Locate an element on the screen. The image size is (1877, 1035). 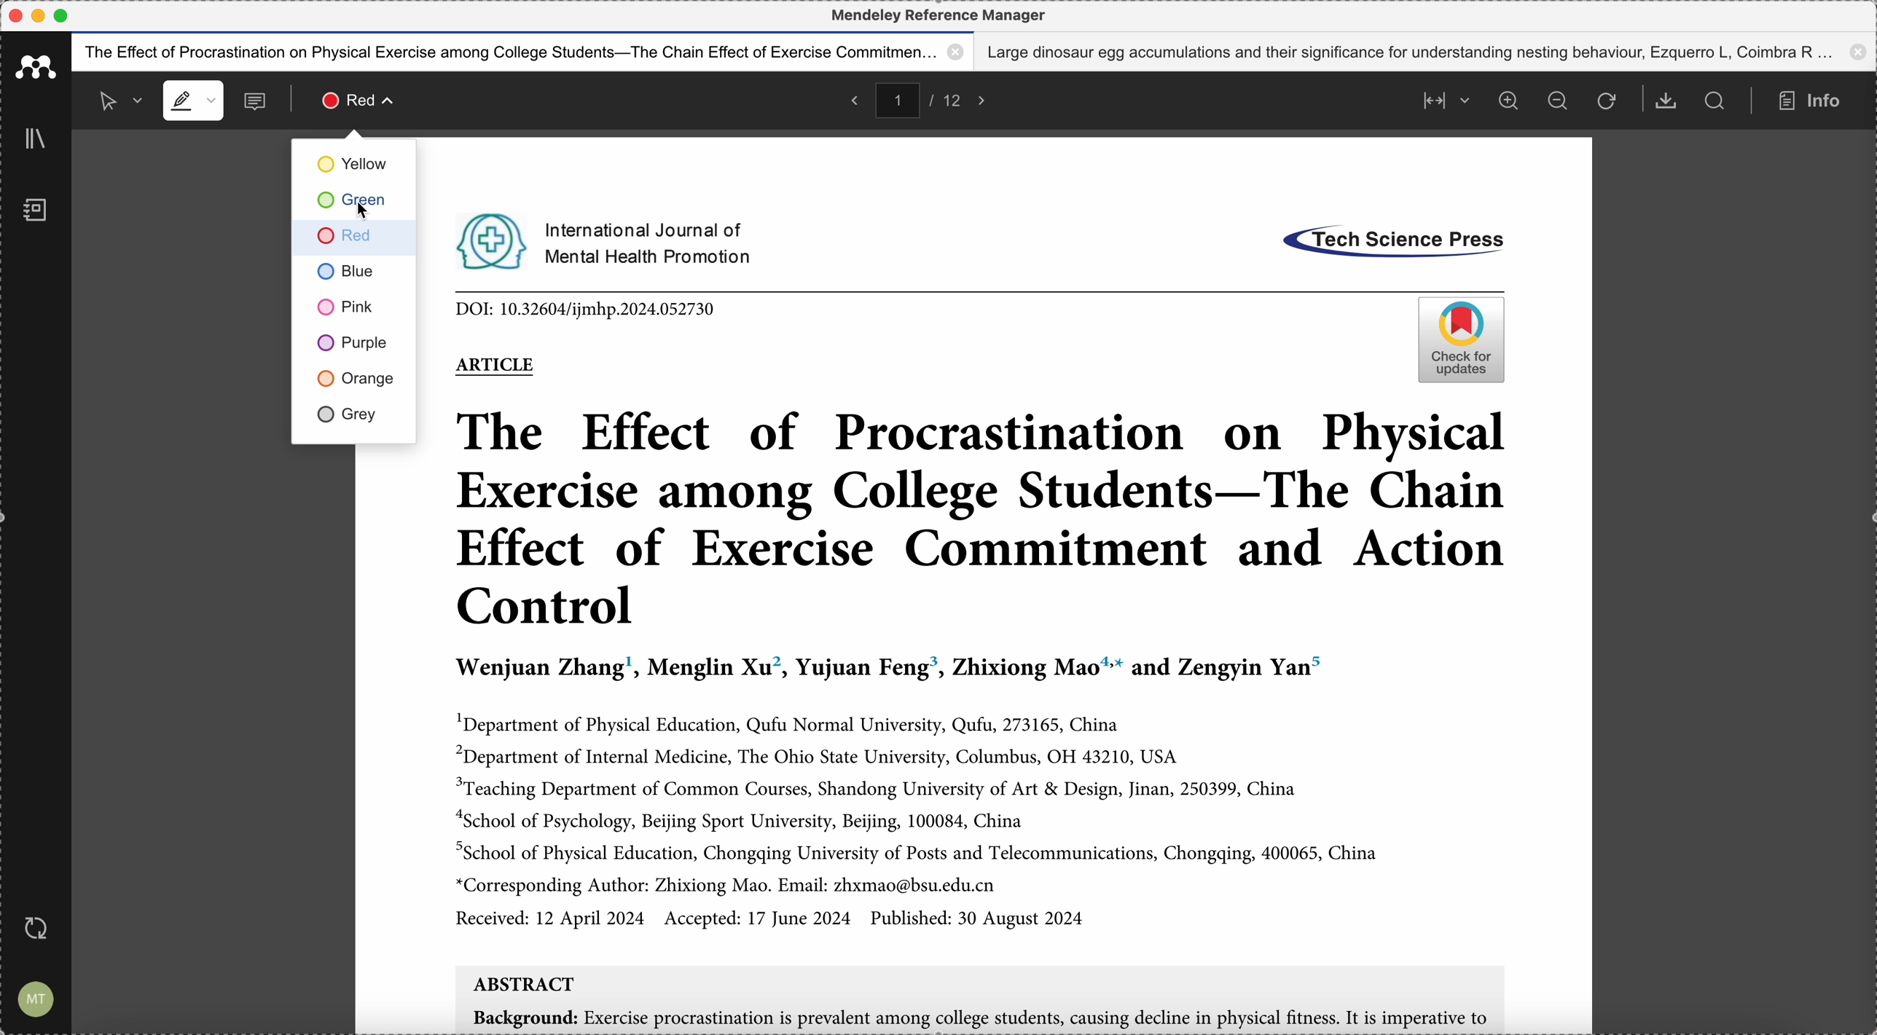
Mendeley is located at coordinates (938, 15).